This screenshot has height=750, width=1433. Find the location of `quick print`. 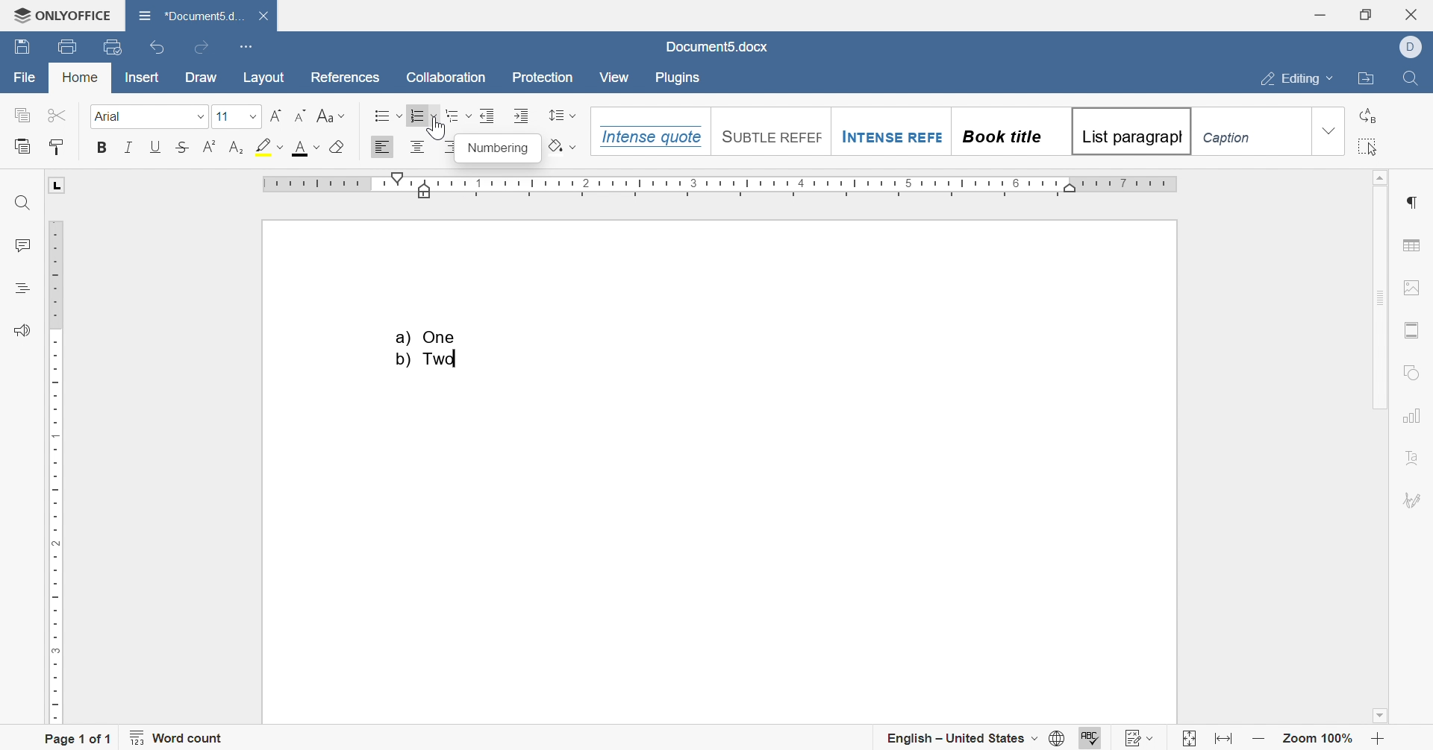

quick print is located at coordinates (114, 46).